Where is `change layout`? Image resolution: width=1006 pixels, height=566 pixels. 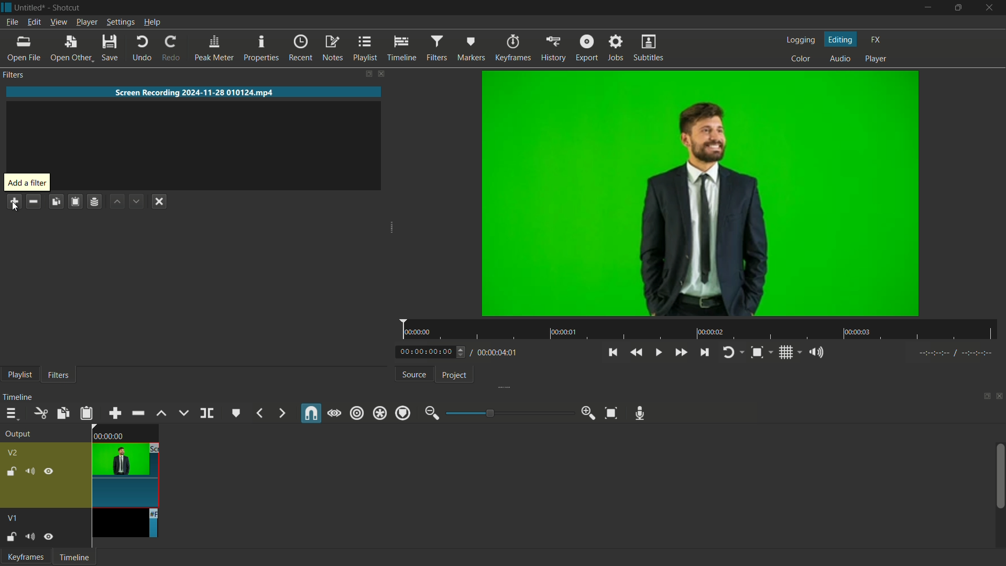 change layout is located at coordinates (985, 396).